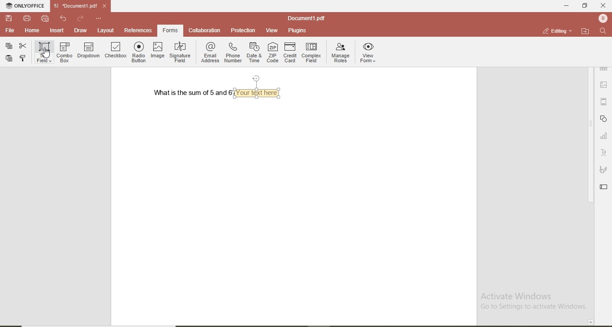 This screenshot has height=327, width=612. What do you see at coordinates (583, 30) in the screenshot?
I see `open file loaction` at bounding box center [583, 30].